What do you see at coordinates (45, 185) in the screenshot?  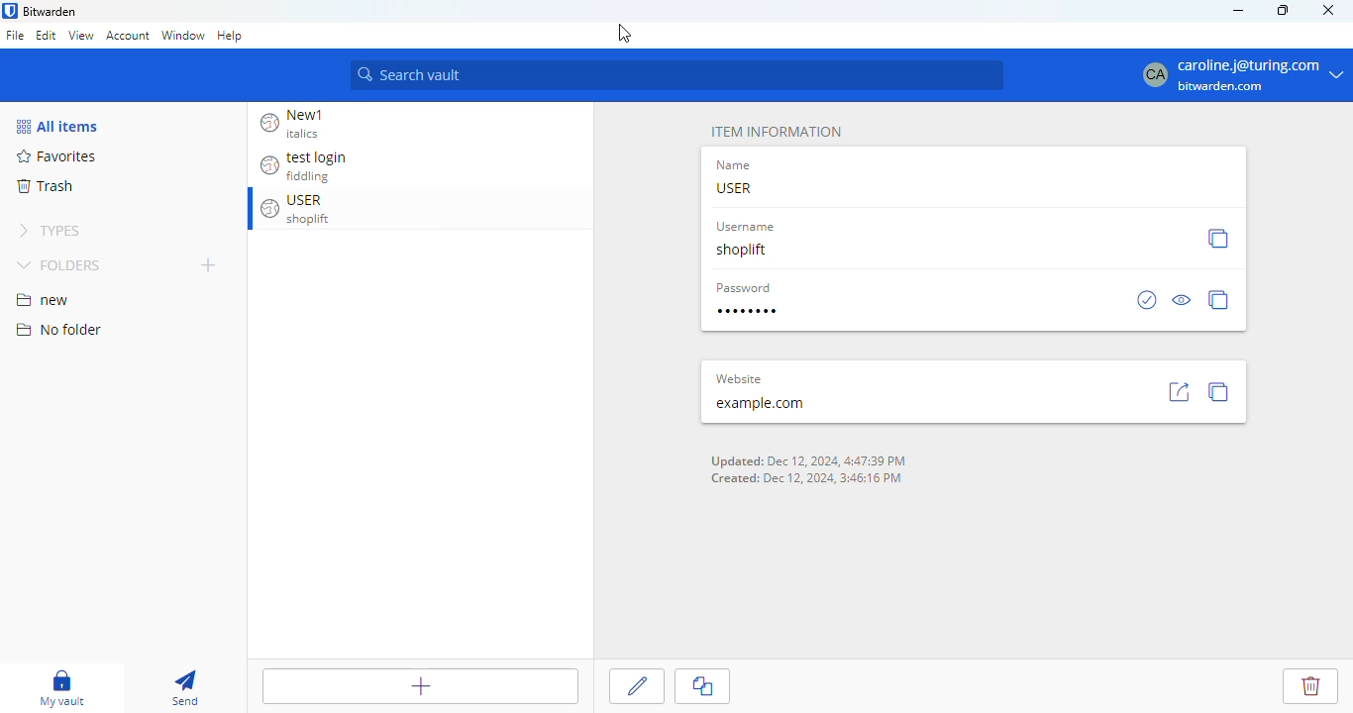 I see `trash` at bounding box center [45, 185].